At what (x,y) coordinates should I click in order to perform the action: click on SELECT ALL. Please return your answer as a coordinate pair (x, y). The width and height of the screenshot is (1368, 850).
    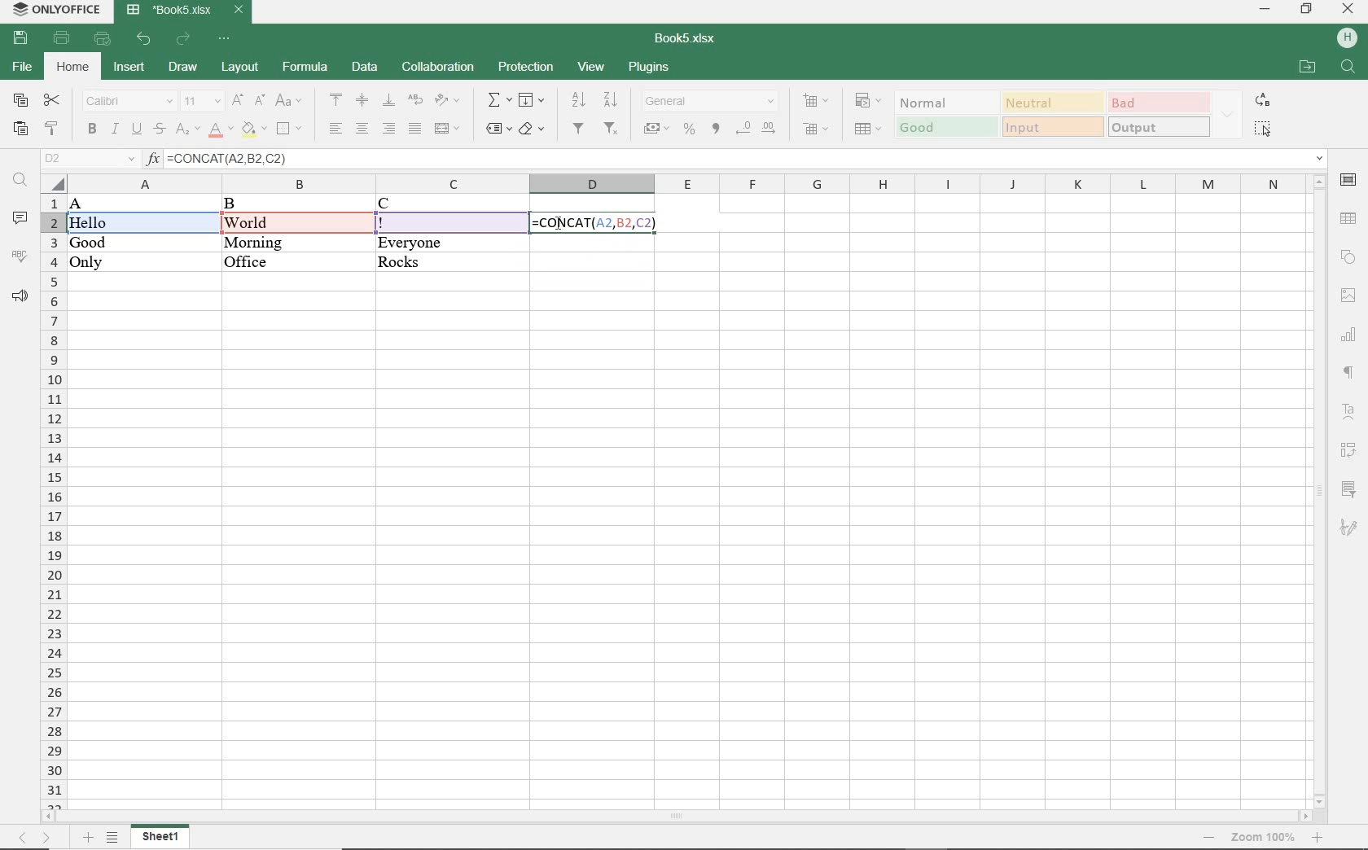
    Looking at the image, I should click on (1263, 129).